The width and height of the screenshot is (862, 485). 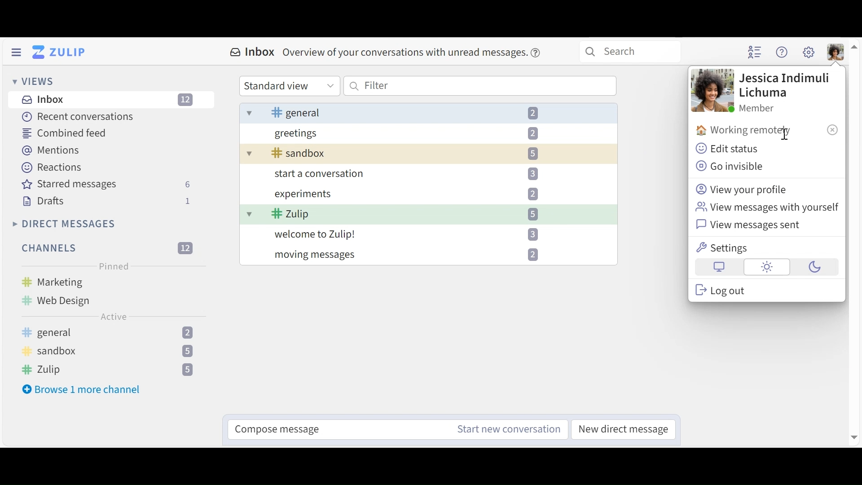 What do you see at coordinates (712, 91) in the screenshot?
I see `Profile phoo` at bounding box center [712, 91].